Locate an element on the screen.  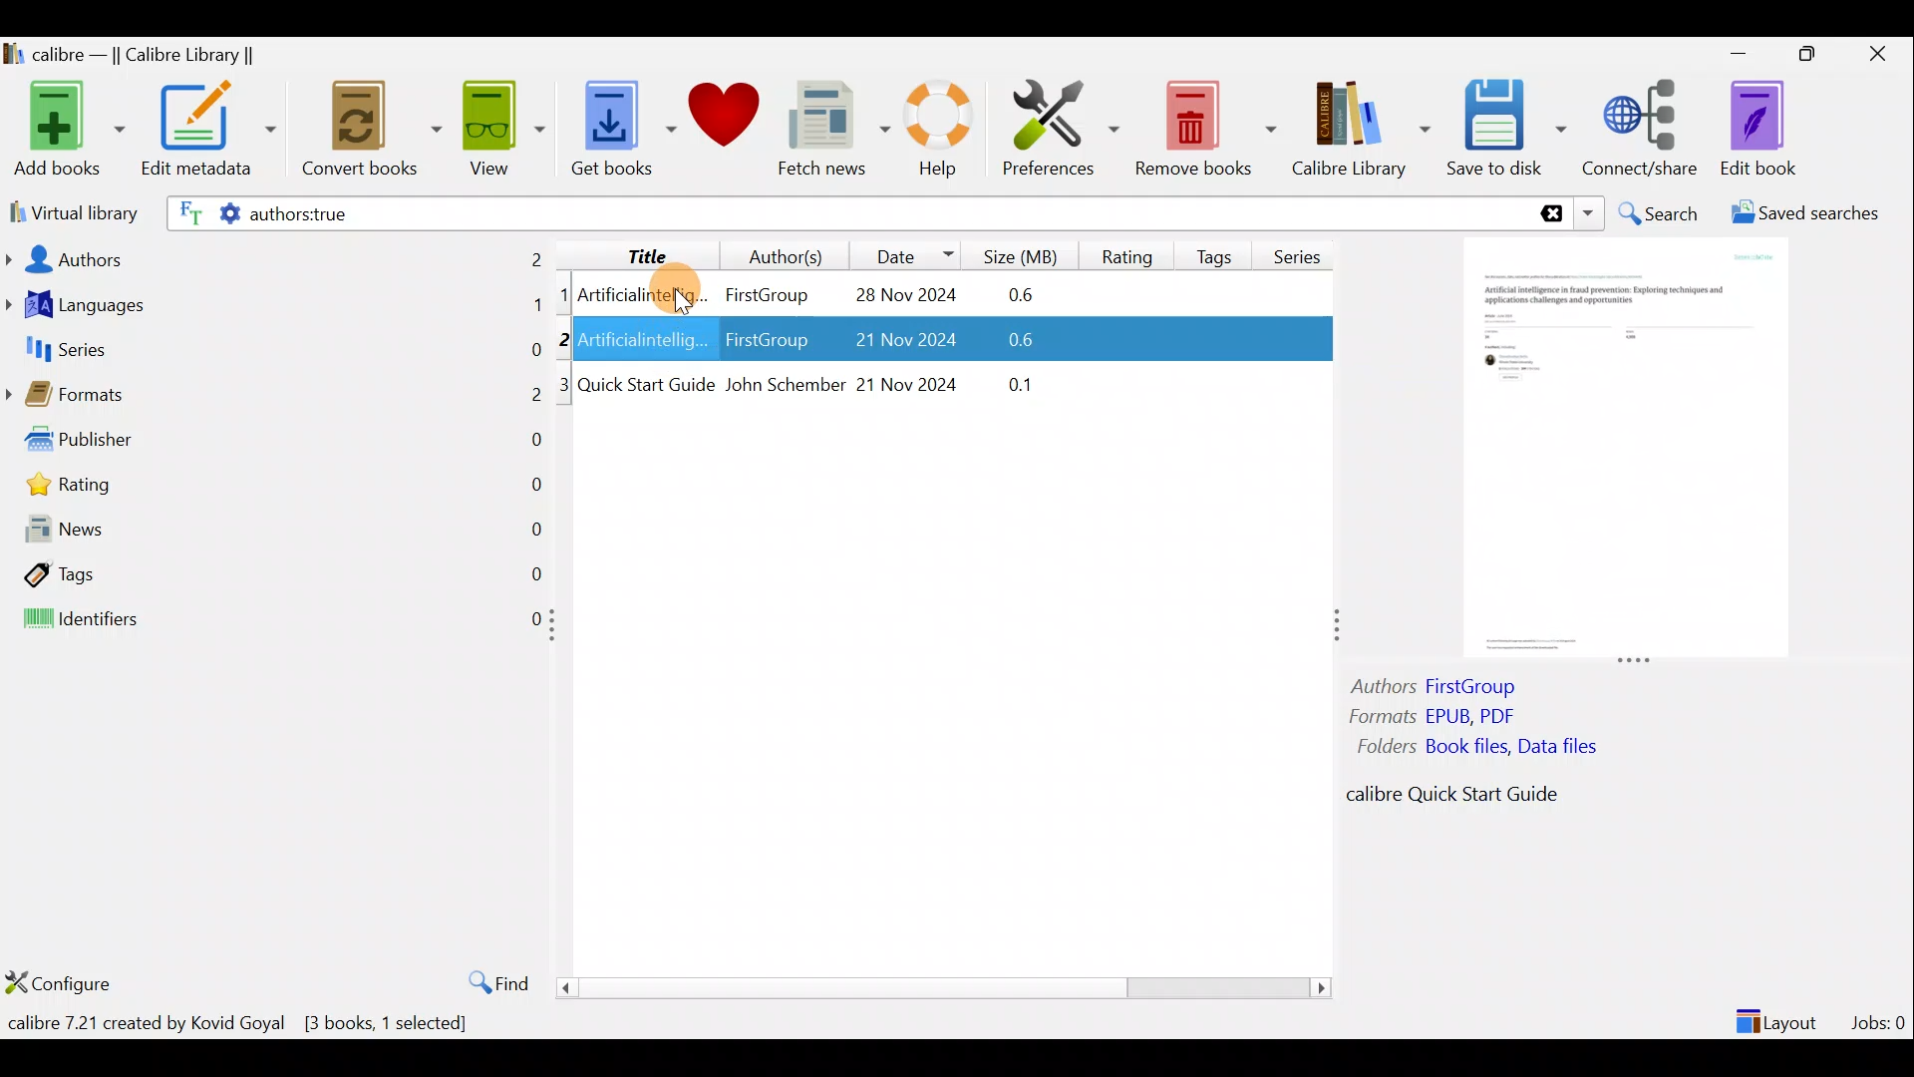
0.1 is located at coordinates (1010, 381).